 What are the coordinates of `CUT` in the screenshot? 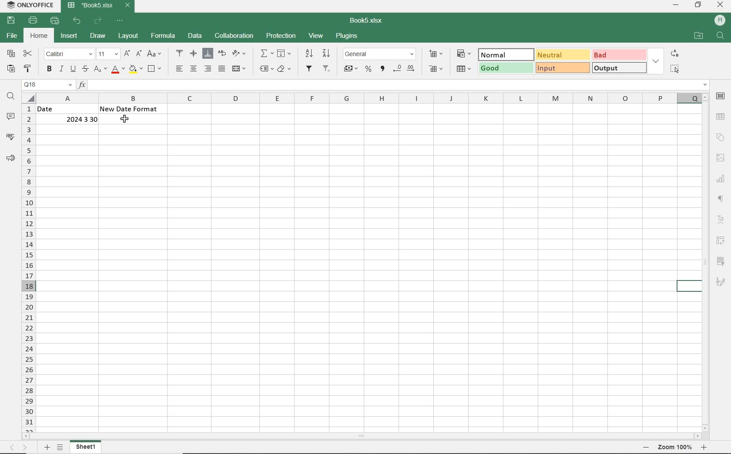 It's located at (28, 54).